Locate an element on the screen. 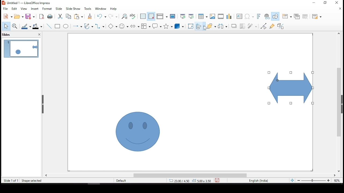  undo is located at coordinates (103, 16).